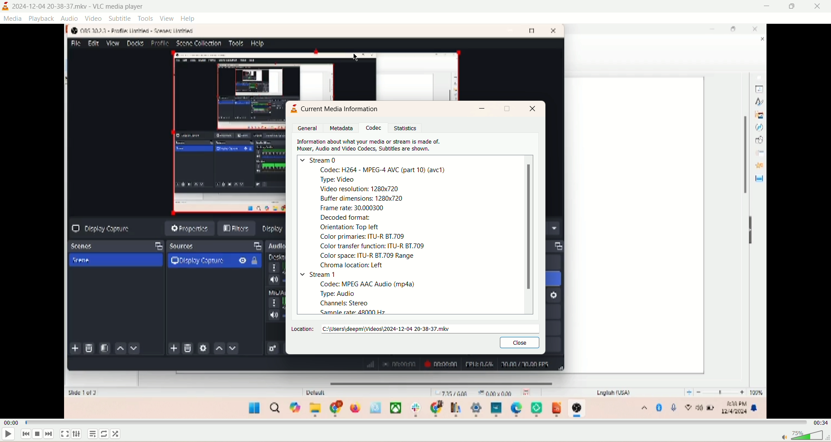 The image size is (831, 442). Describe the element at coordinates (13, 19) in the screenshot. I see `media` at that location.